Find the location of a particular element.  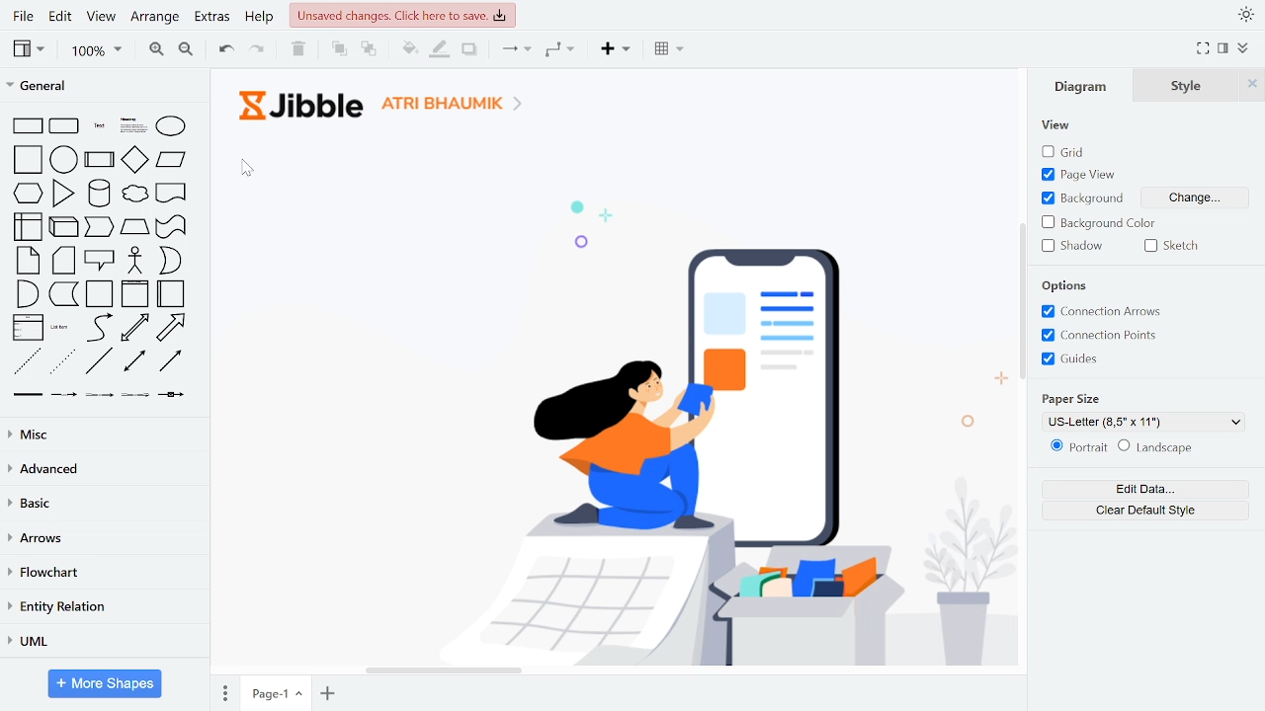

general shapes is located at coordinates (100, 396).